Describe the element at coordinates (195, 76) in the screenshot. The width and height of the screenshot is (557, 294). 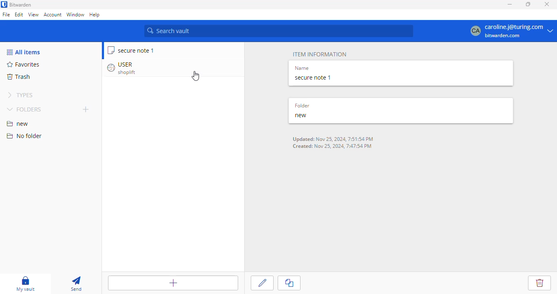
I see `cursor` at that location.